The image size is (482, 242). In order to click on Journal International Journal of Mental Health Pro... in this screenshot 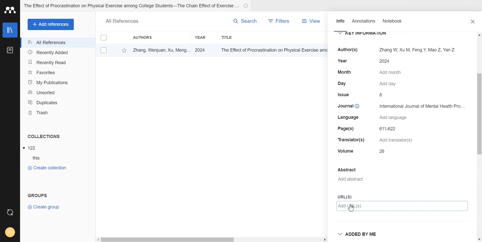, I will do `click(401, 106)`.